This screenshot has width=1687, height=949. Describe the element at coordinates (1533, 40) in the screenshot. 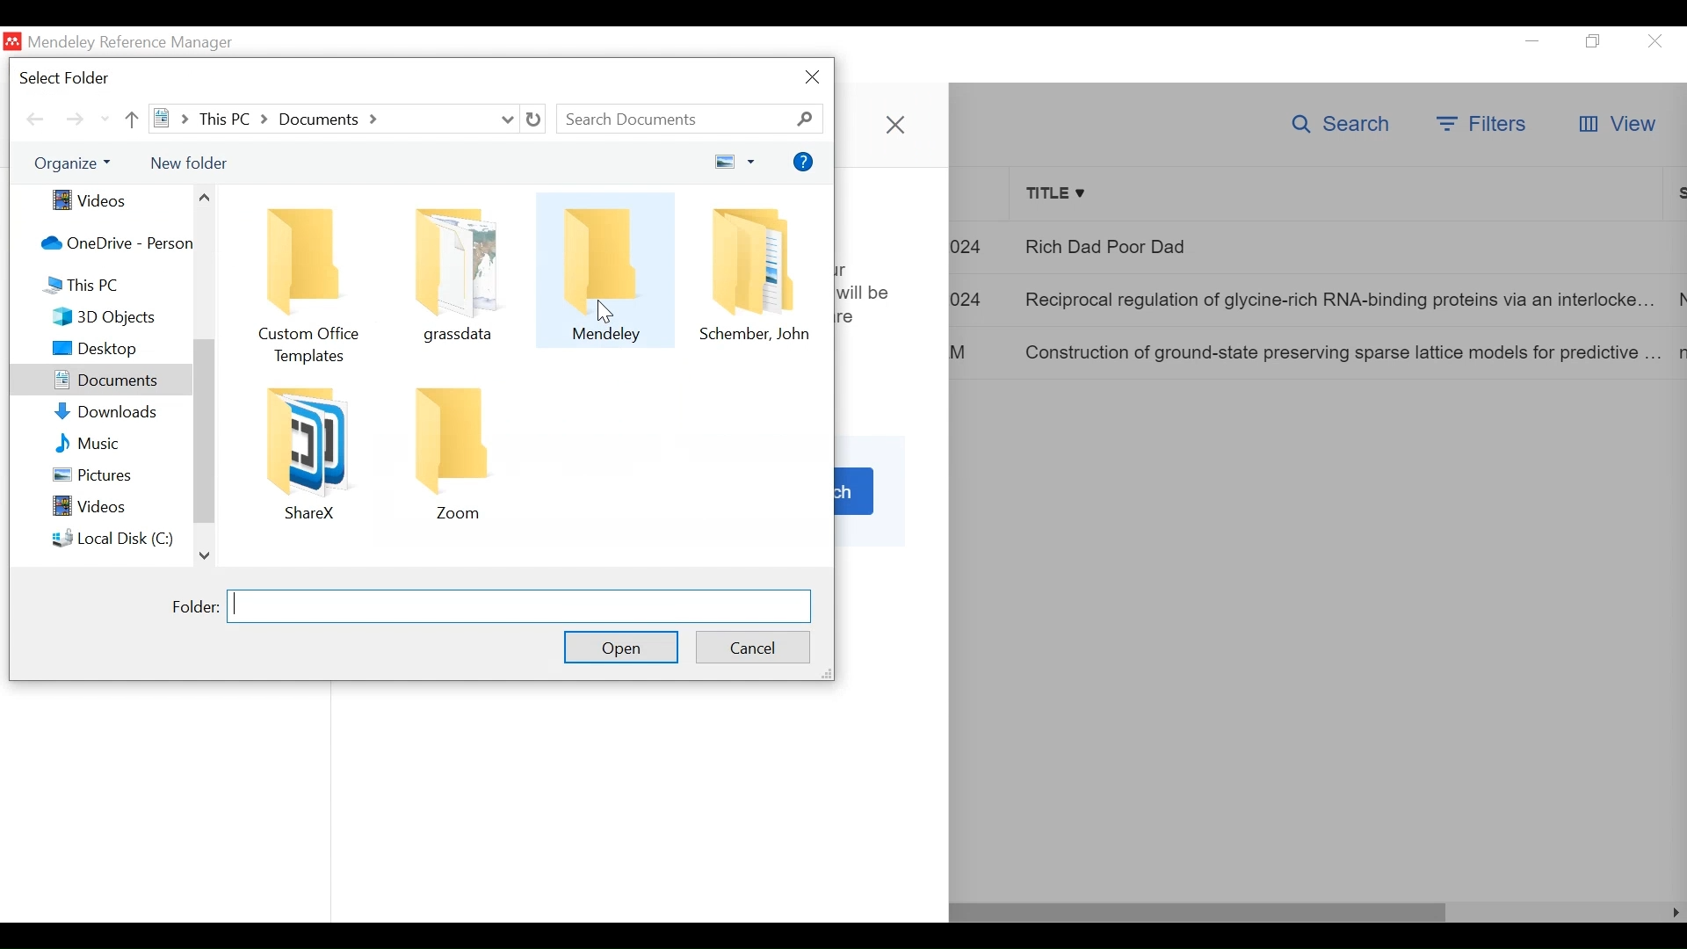

I see `minimize` at that location.